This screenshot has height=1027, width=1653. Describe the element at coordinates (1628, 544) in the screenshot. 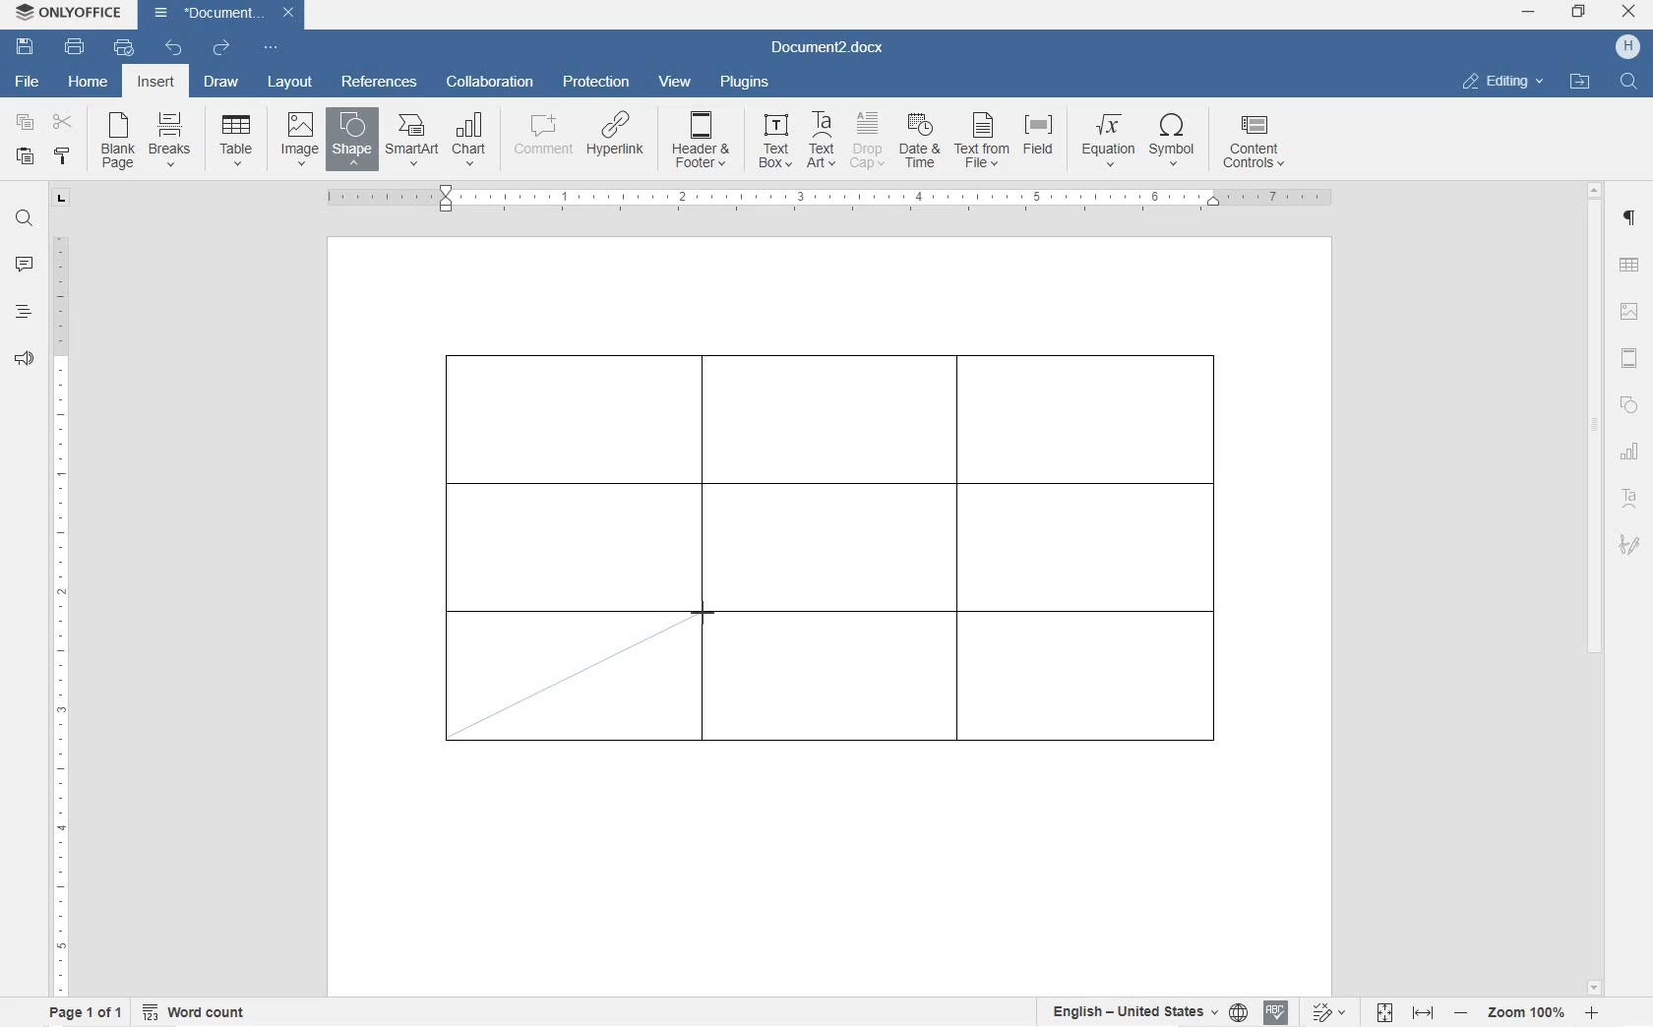

I see `signature` at that location.